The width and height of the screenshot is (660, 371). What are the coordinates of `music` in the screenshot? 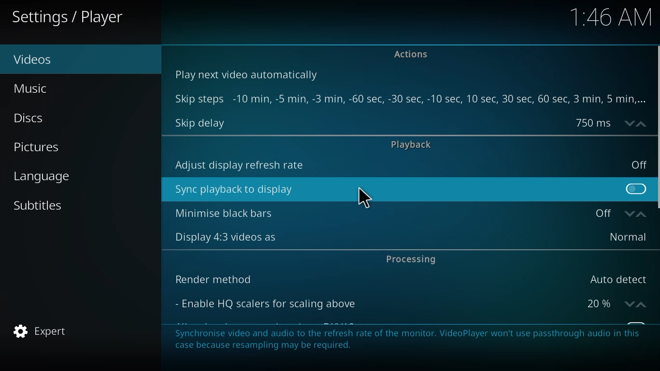 It's located at (37, 88).